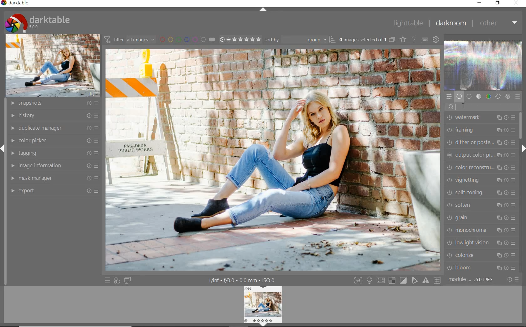  Describe the element at coordinates (38, 23) in the screenshot. I see `system logo & name` at that location.